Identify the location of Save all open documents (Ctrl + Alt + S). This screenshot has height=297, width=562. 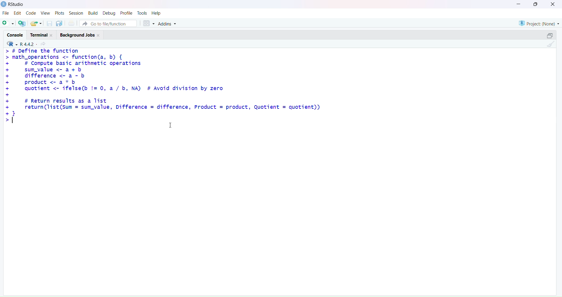
(59, 23).